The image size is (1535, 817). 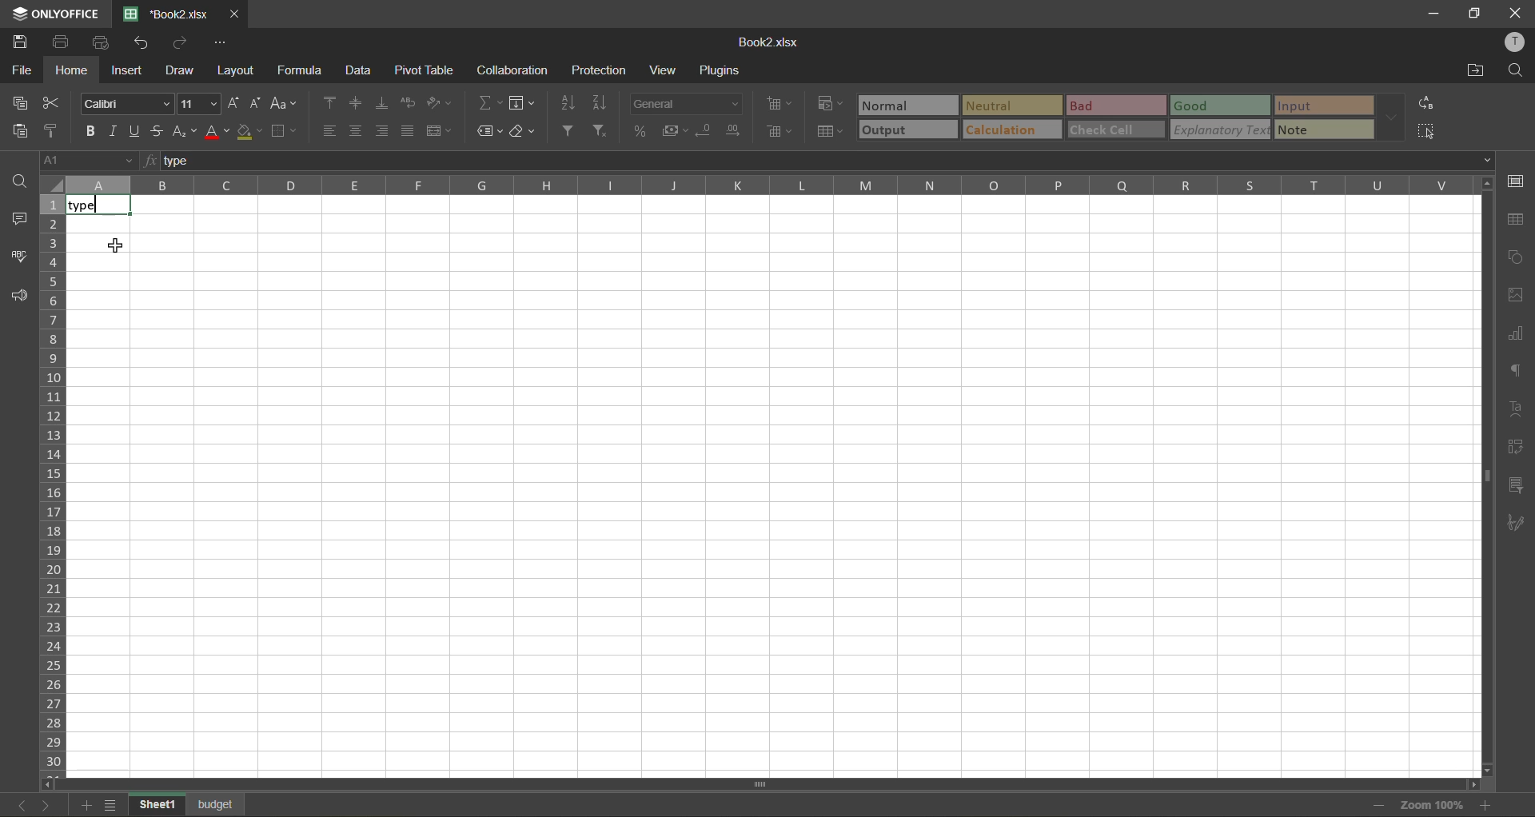 What do you see at coordinates (382, 102) in the screenshot?
I see `align bottom` at bounding box center [382, 102].